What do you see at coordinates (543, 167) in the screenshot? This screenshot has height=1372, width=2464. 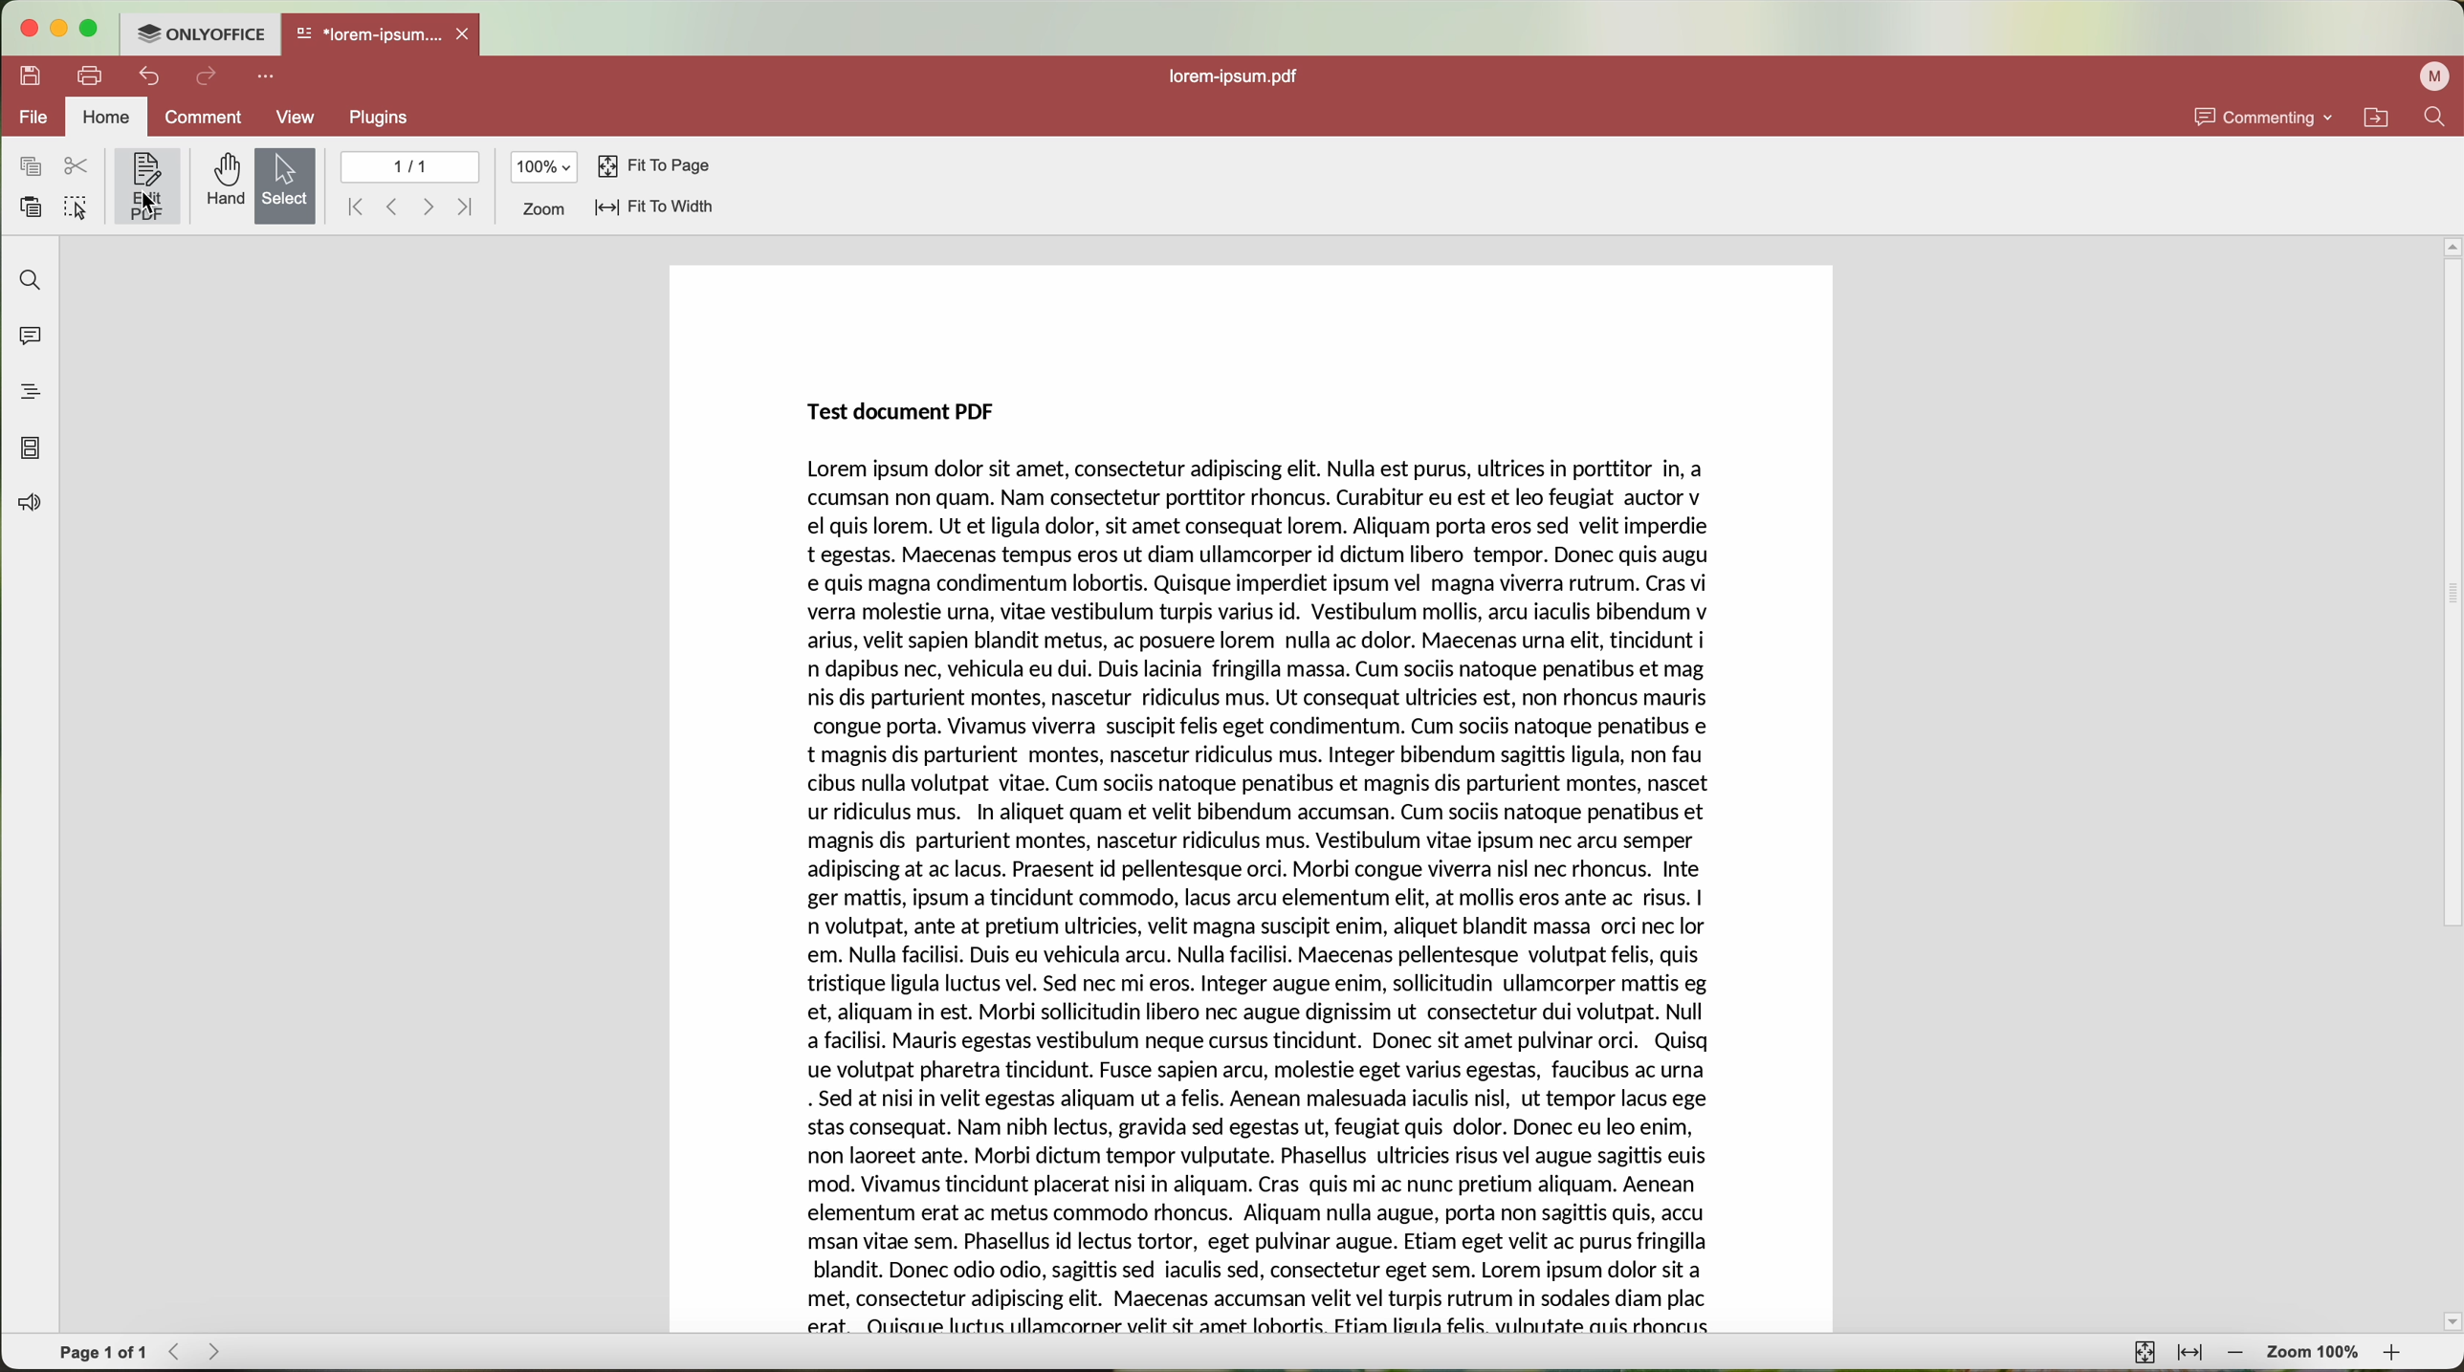 I see `100%` at bounding box center [543, 167].